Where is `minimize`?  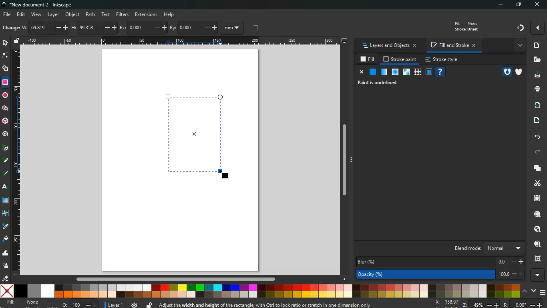 minimize is located at coordinates (499, 5).